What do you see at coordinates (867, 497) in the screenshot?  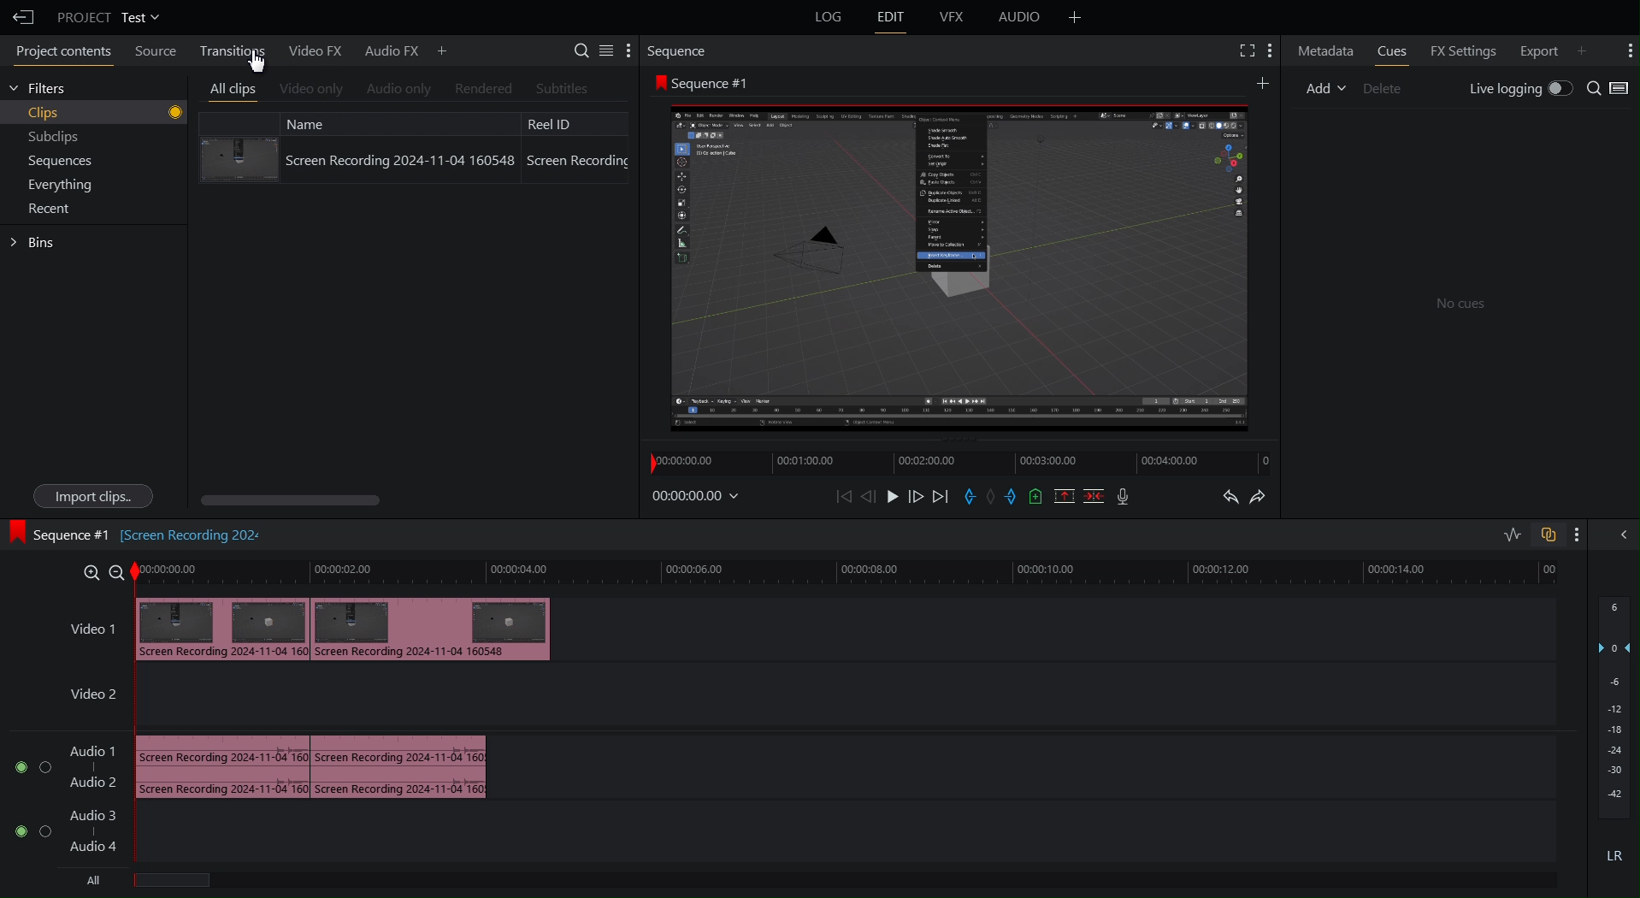 I see `Move Back` at bounding box center [867, 497].